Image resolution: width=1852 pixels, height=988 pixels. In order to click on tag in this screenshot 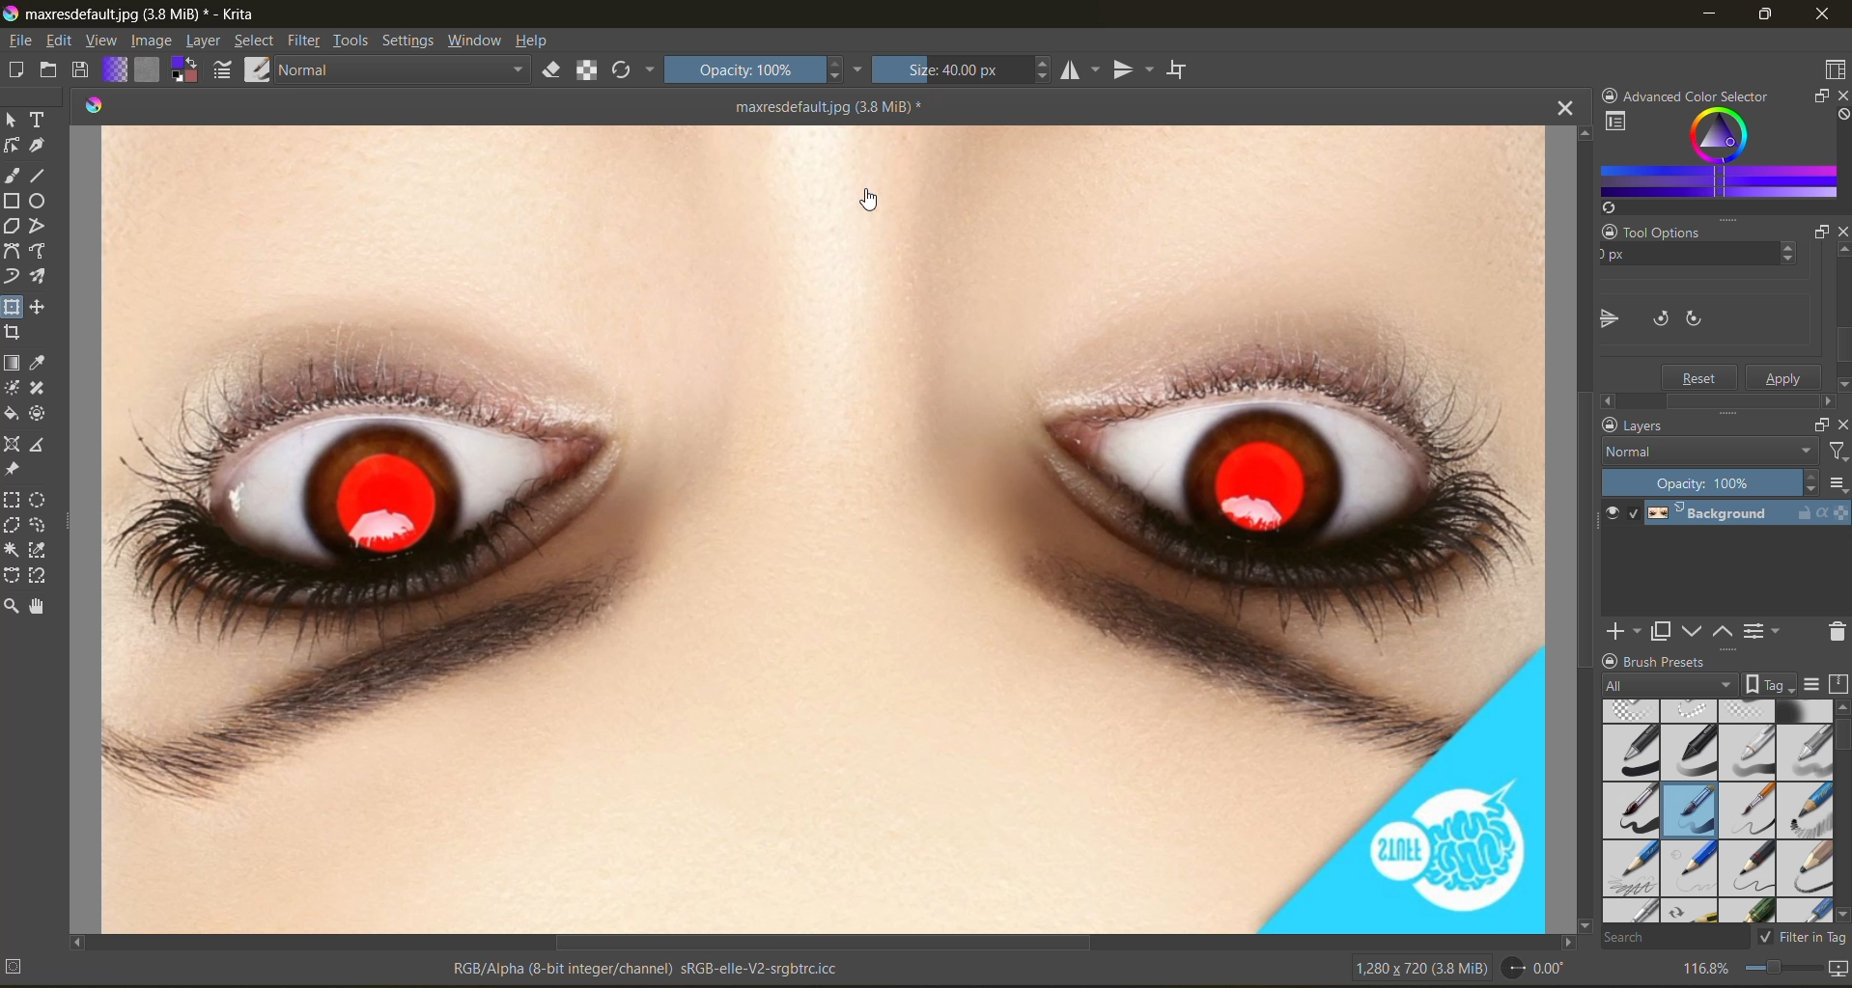, I will do `click(1666, 687)`.